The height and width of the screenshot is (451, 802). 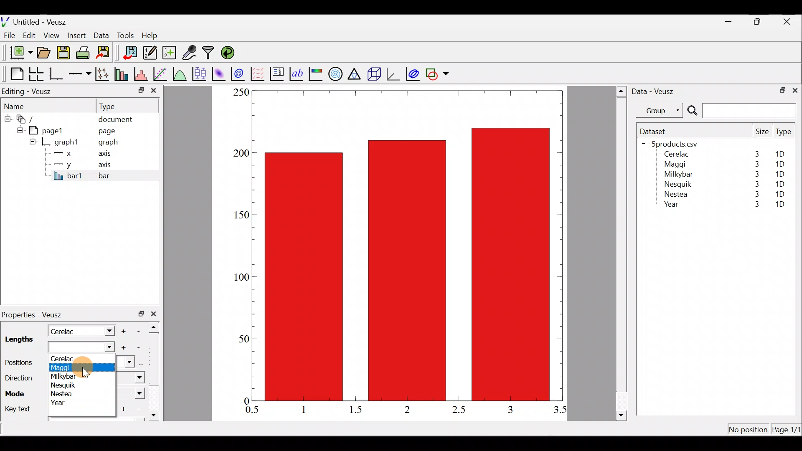 I want to click on Blank page, so click(x=15, y=74).